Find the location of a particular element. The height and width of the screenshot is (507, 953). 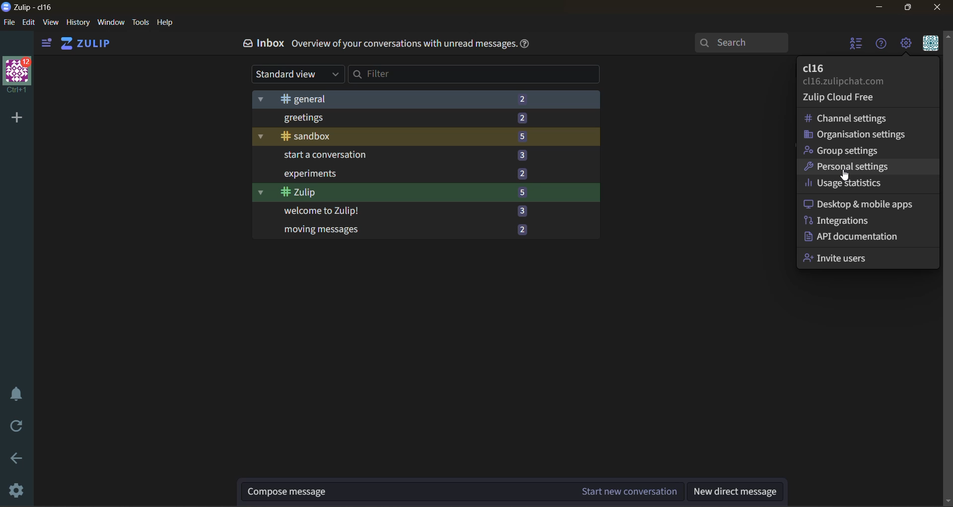

cursor is located at coordinates (848, 177).